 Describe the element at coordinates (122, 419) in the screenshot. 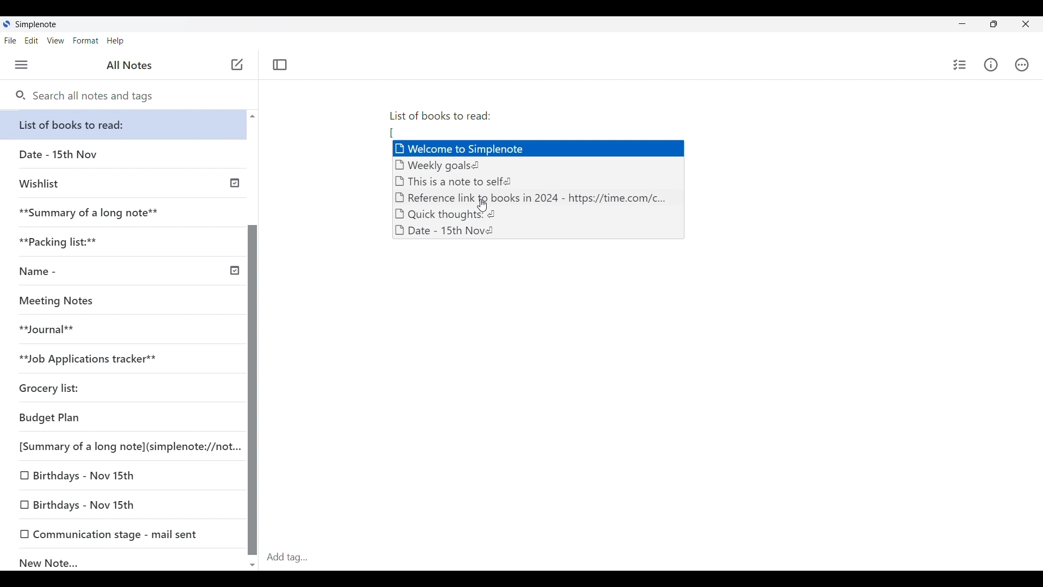

I see `Budget Plan` at that location.